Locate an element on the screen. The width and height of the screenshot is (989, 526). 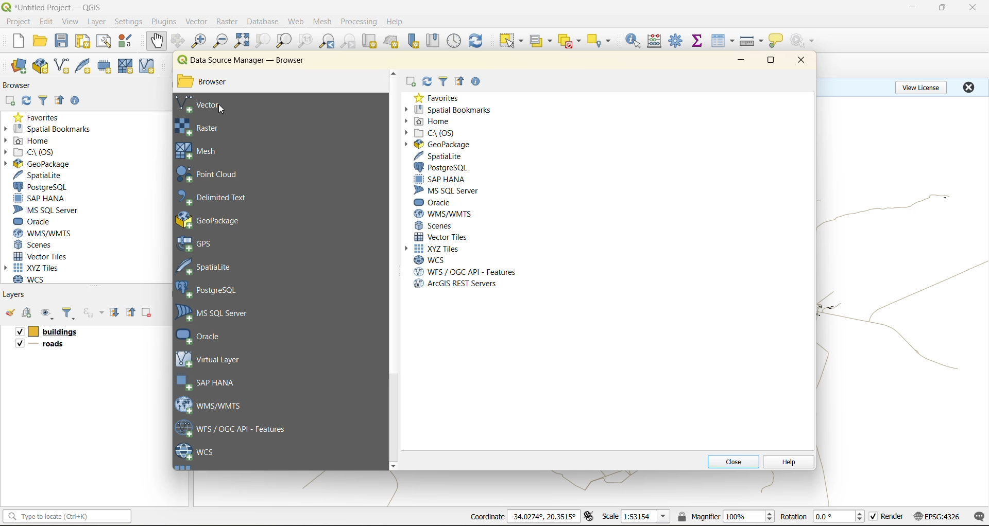
pan to selection is located at coordinates (178, 42).